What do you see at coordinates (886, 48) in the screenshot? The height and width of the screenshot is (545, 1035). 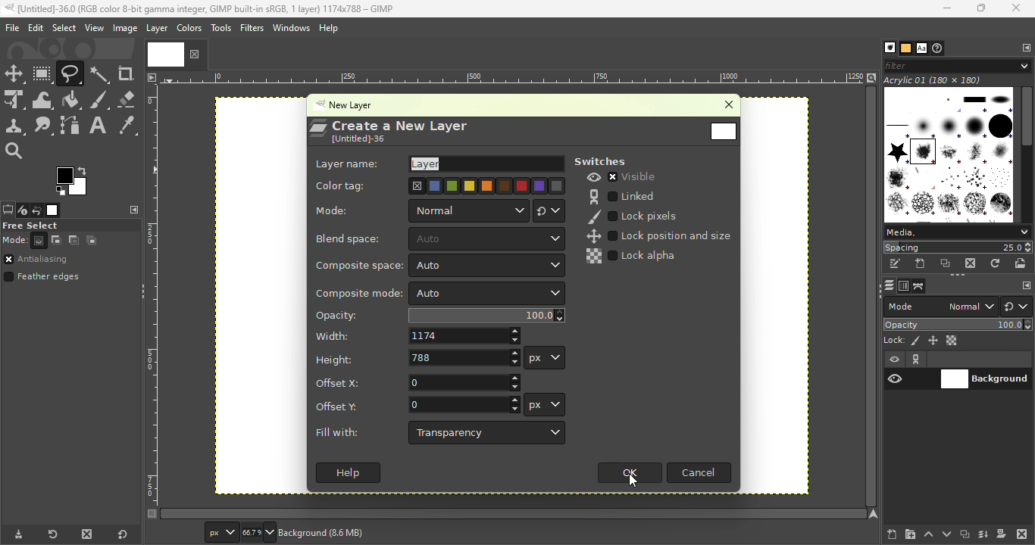 I see `Brushes` at bounding box center [886, 48].